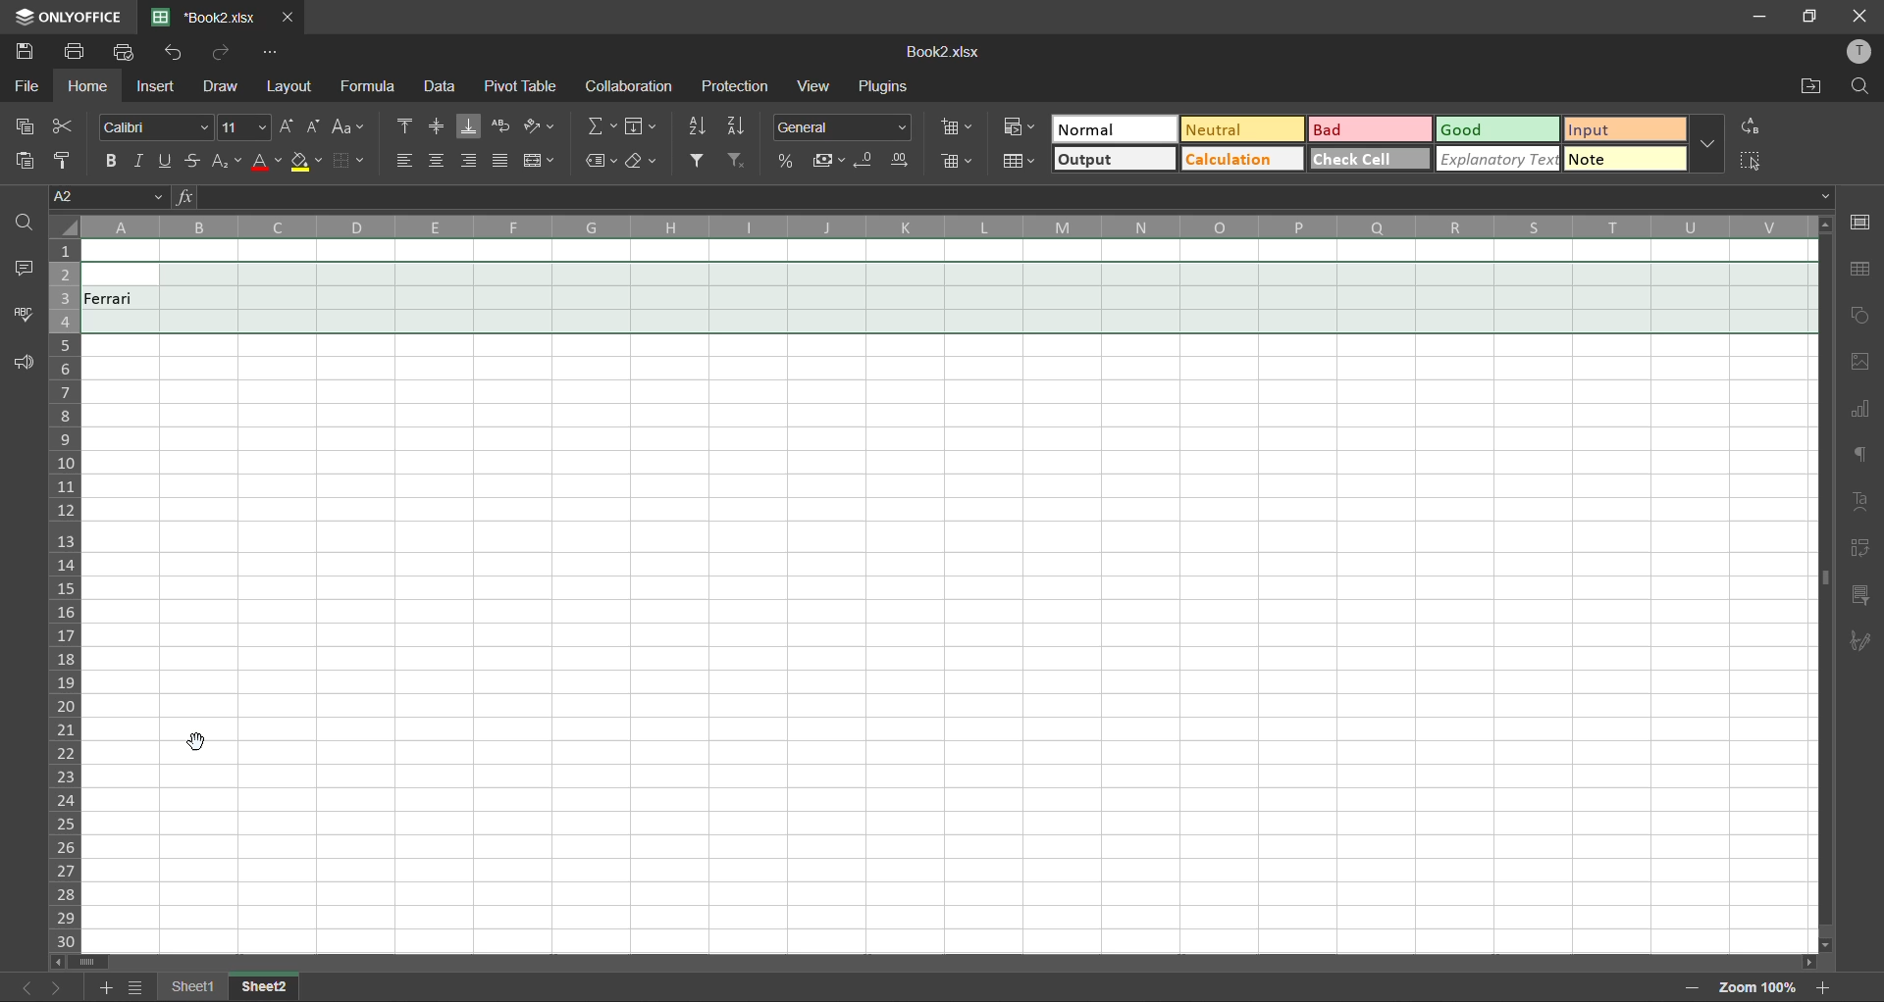 This screenshot has height=1002, width=1884. I want to click on strikethrough, so click(193, 158).